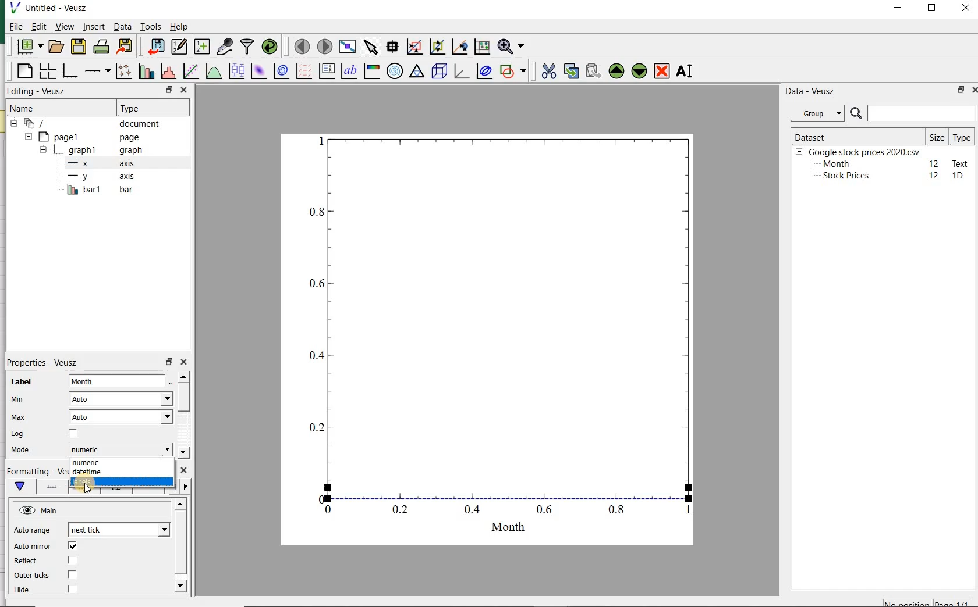 This screenshot has width=978, height=607. What do you see at coordinates (835, 164) in the screenshot?
I see `Month` at bounding box center [835, 164].